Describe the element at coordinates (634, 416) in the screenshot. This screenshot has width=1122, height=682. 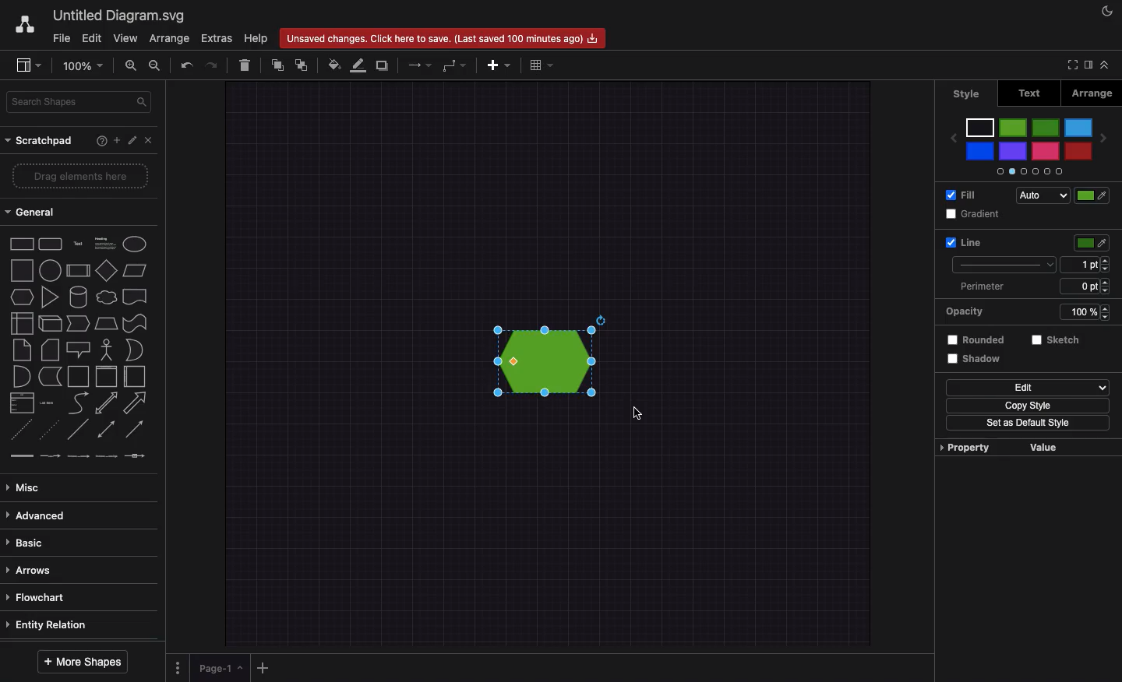
I see `Cursor` at that location.